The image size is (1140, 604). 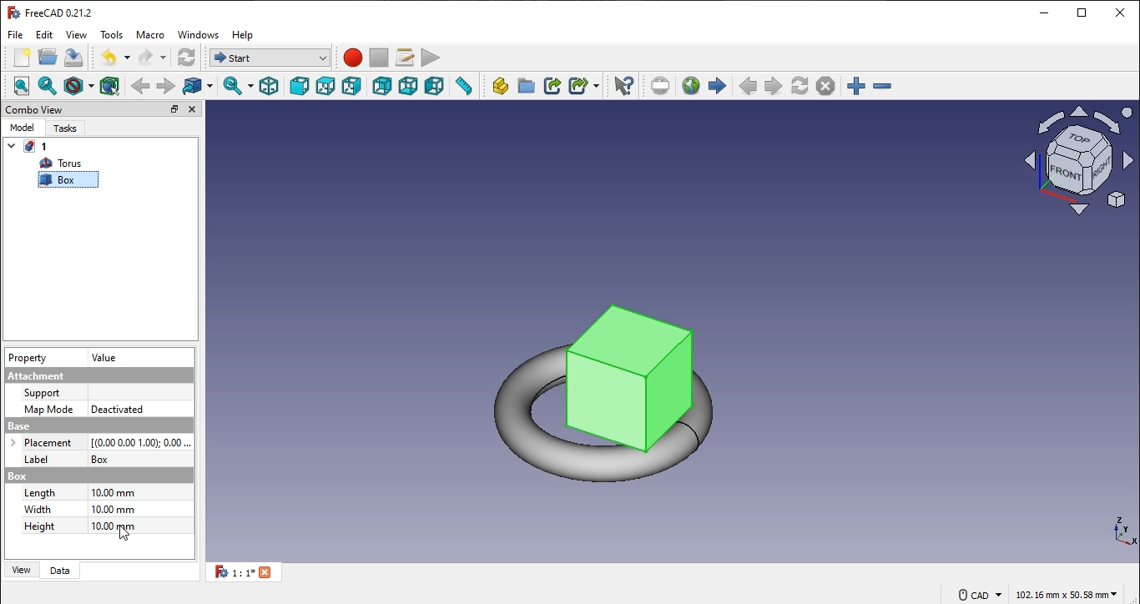 What do you see at coordinates (245, 35) in the screenshot?
I see `help` at bounding box center [245, 35].